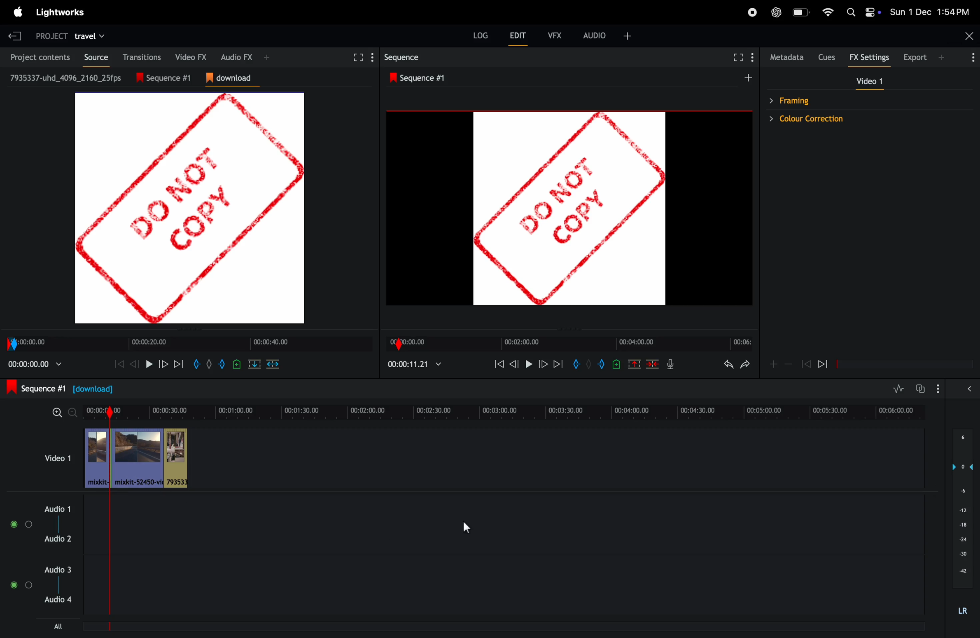  Describe the element at coordinates (149, 364) in the screenshot. I see `pause` at that location.